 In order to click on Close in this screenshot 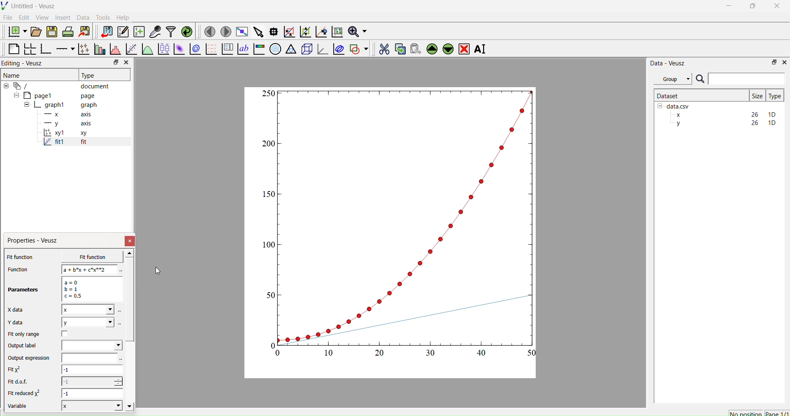, I will do `click(778, 8)`.